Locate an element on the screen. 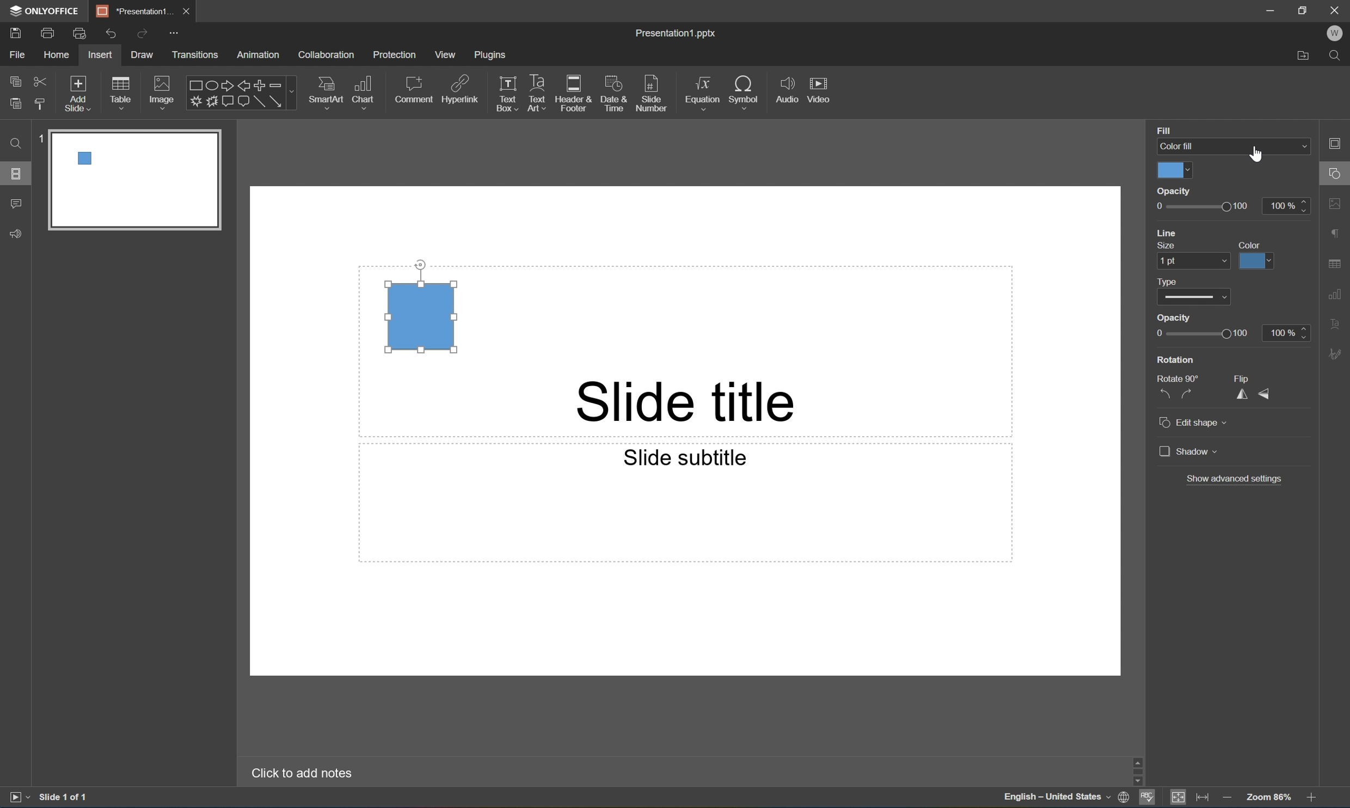 Image resolution: width=1350 pixels, height=808 pixels. Signature settings is located at coordinates (1337, 354).